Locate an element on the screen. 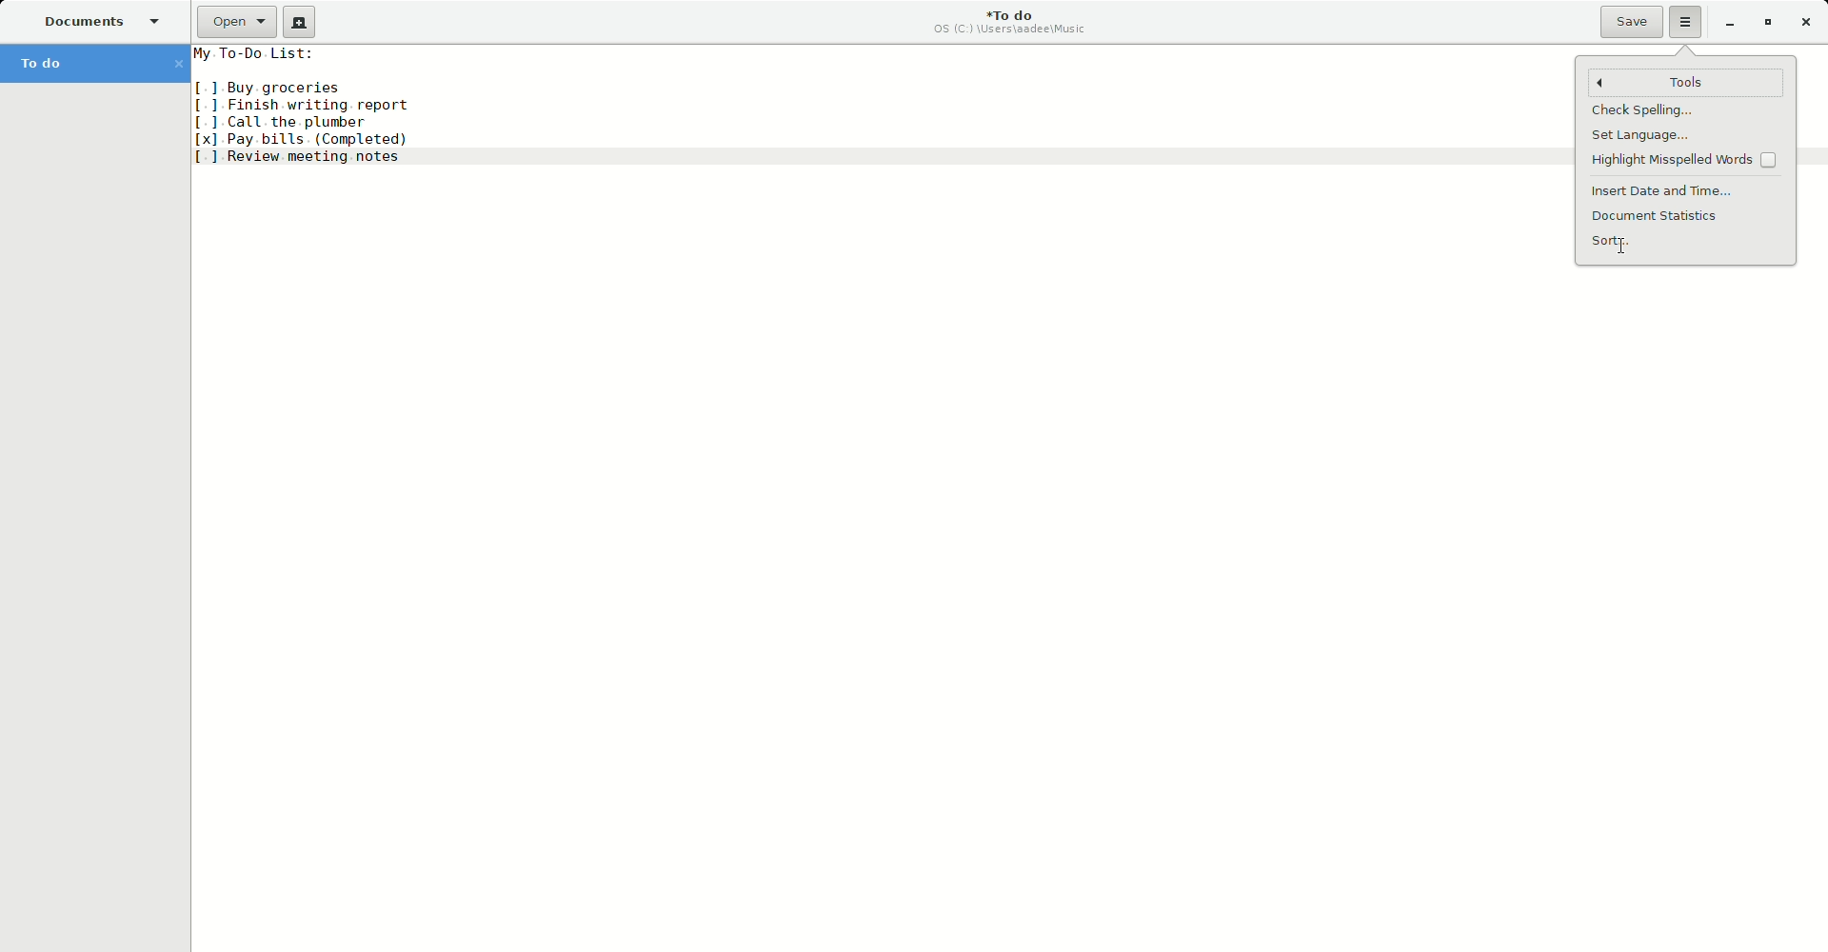  set language is located at coordinates (1663, 134).